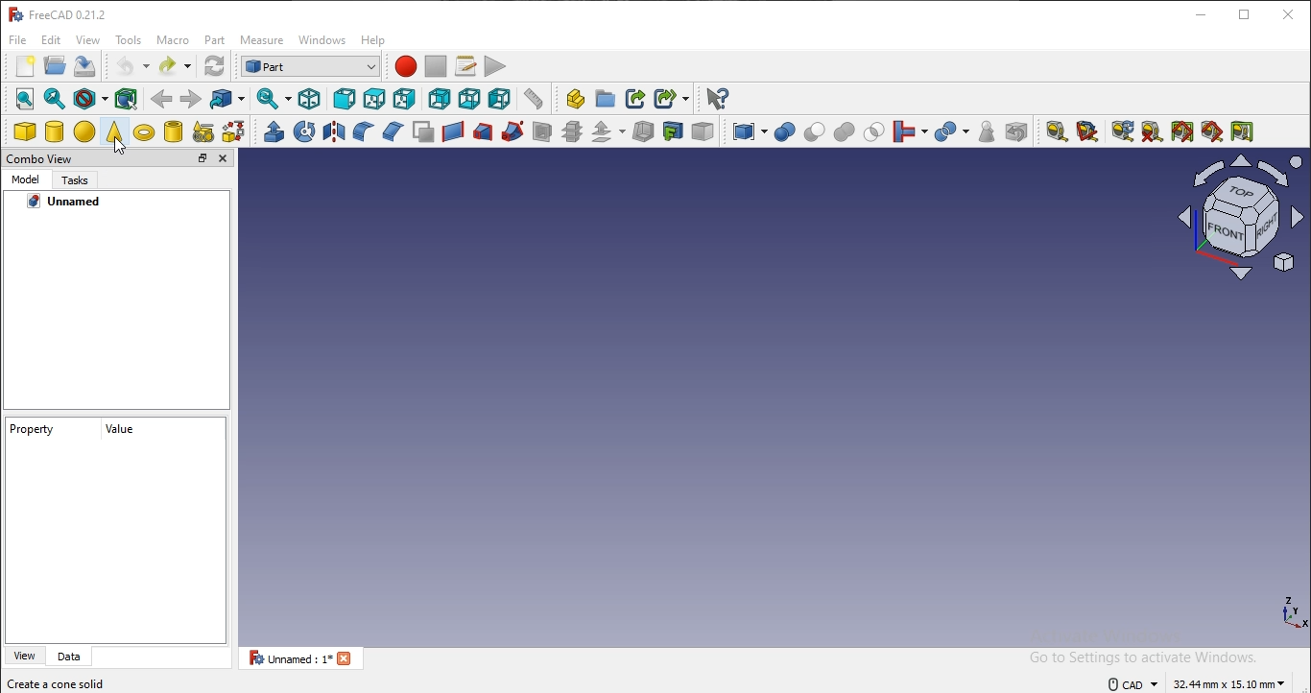 The width and height of the screenshot is (1311, 693). What do you see at coordinates (172, 131) in the screenshot?
I see `create tube` at bounding box center [172, 131].